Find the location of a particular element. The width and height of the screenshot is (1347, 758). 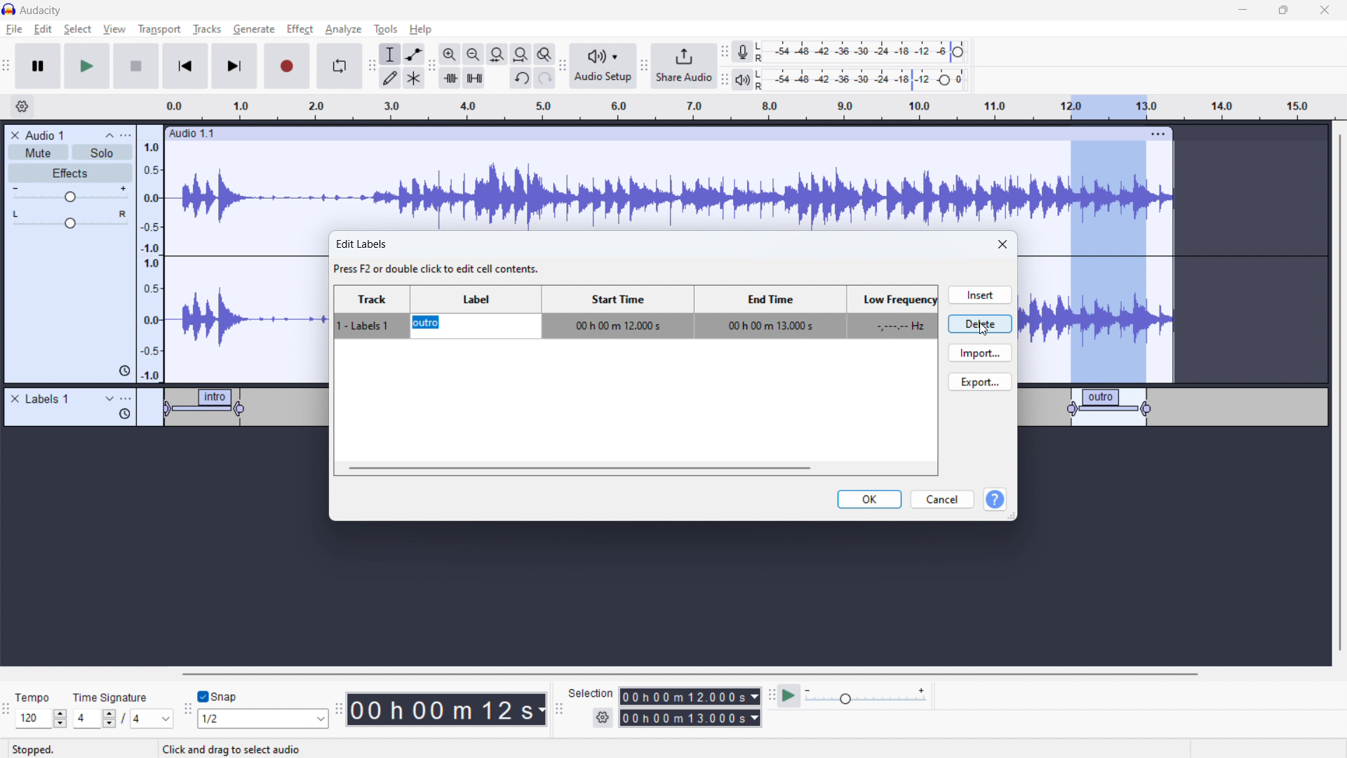

vertical scrollbar is located at coordinates (1338, 394).